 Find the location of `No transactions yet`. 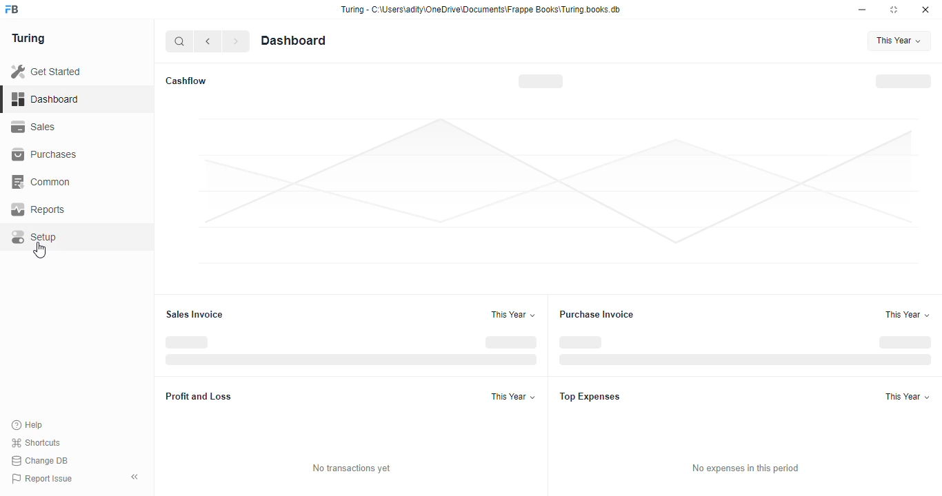

No transactions yet is located at coordinates (355, 469).